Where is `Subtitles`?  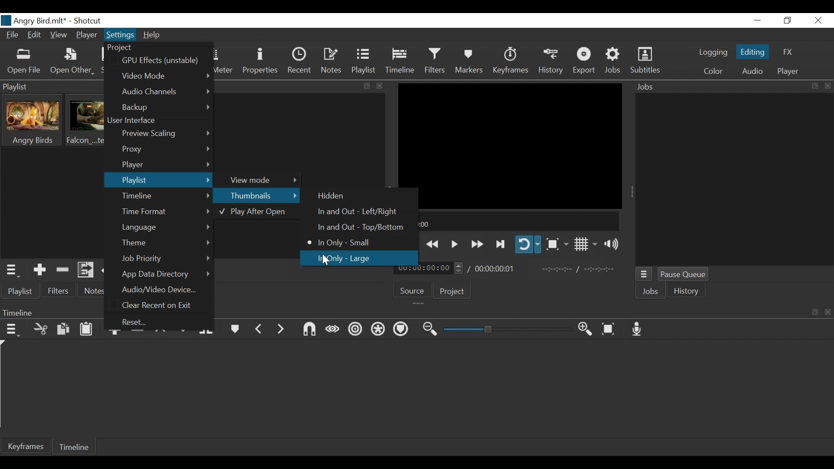 Subtitles is located at coordinates (645, 61).